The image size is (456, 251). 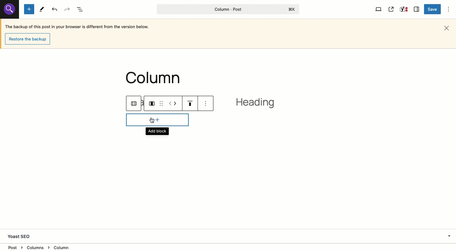 I want to click on Location, so click(x=229, y=247).